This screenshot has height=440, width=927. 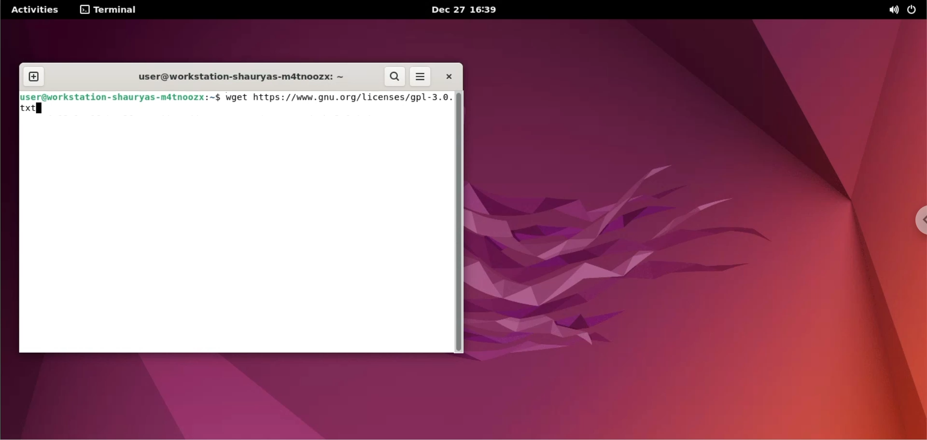 What do you see at coordinates (34, 77) in the screenshot?
I see `new tab` at bounding box center [34, 77].